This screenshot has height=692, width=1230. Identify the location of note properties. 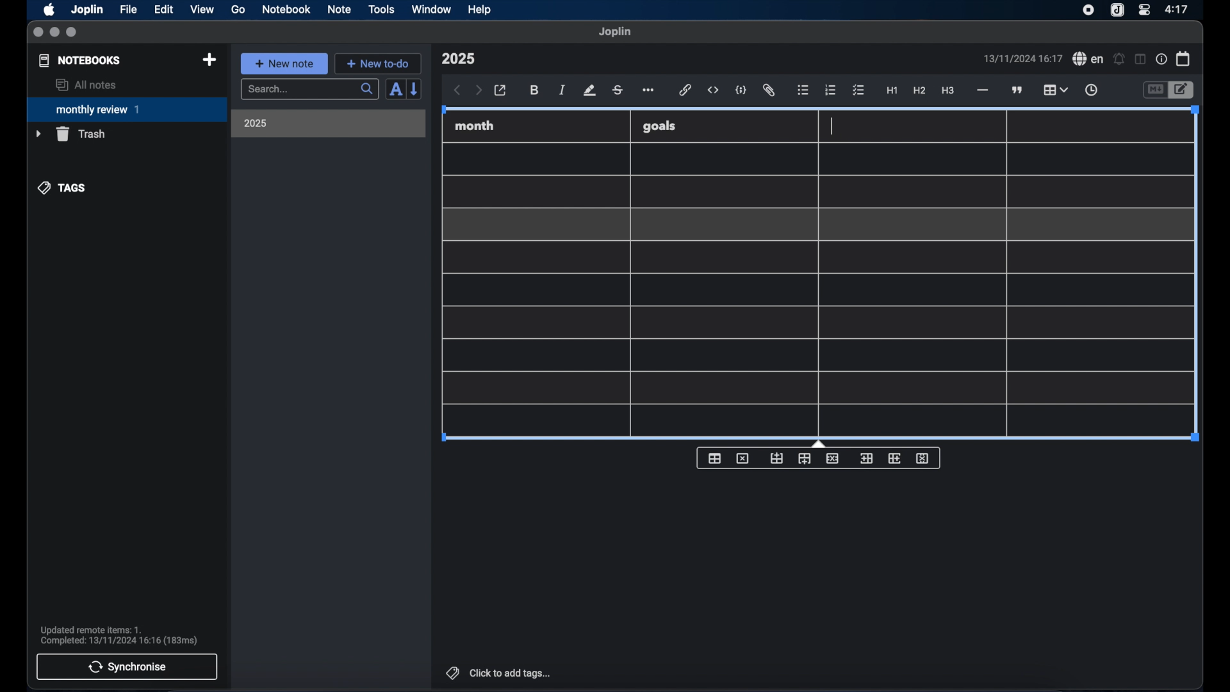
(1161, 60).